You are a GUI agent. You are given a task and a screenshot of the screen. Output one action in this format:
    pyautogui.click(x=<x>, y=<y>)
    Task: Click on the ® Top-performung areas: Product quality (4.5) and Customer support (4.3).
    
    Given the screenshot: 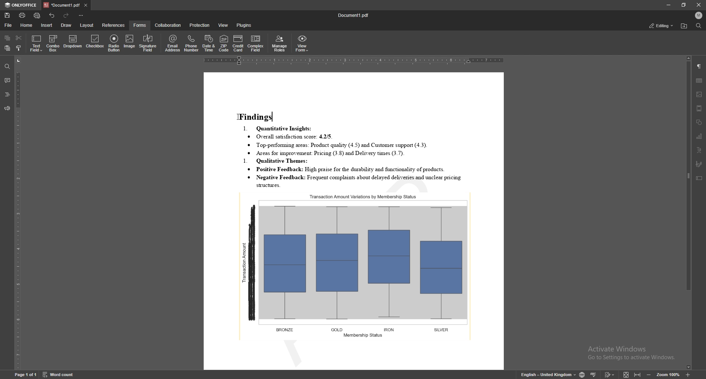 What is the action you would take?
    pyautogui.click(x=340, y=145)
    